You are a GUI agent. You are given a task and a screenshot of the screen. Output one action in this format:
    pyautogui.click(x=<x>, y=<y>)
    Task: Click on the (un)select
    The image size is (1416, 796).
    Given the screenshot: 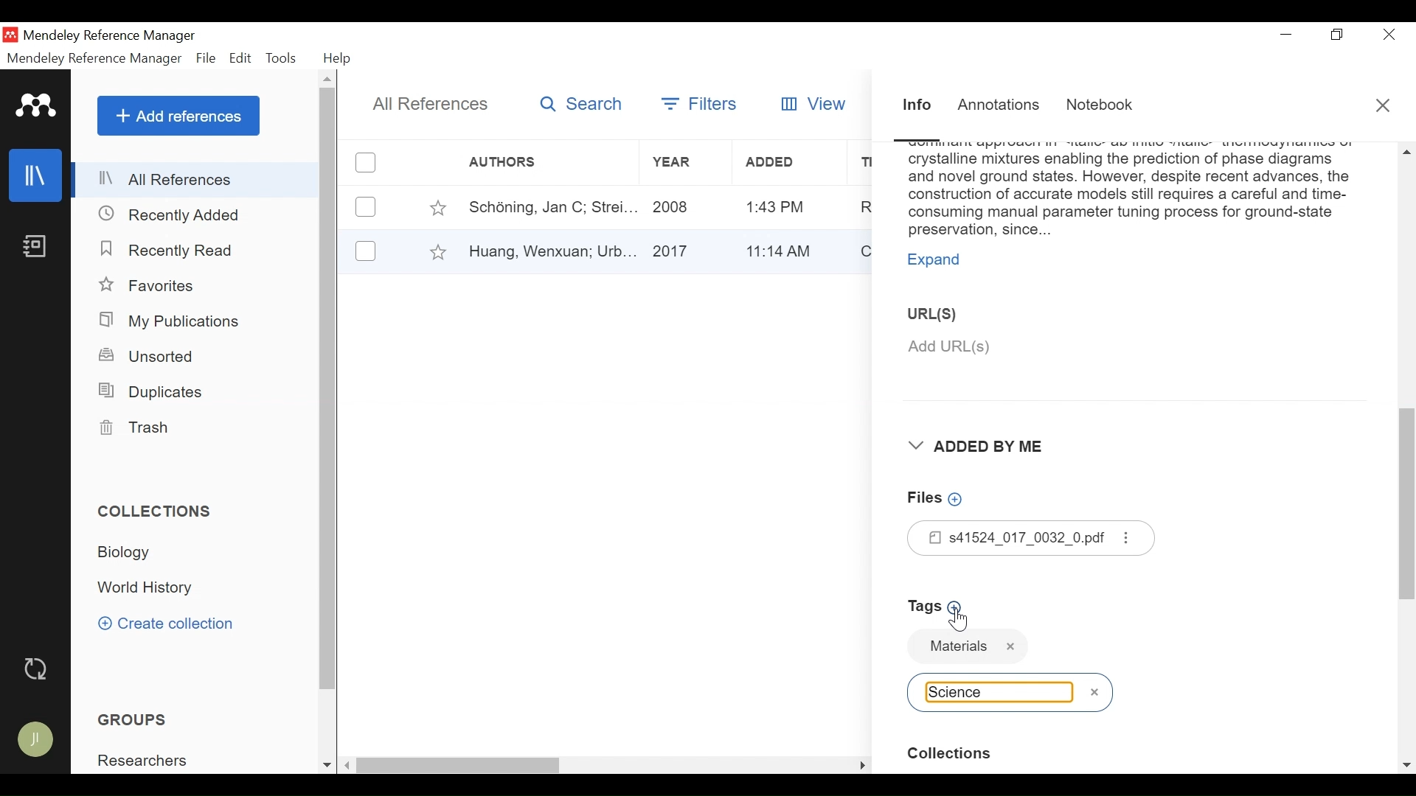 What is the action you would take?
    pyautogui.click(x=366, y=251)
    